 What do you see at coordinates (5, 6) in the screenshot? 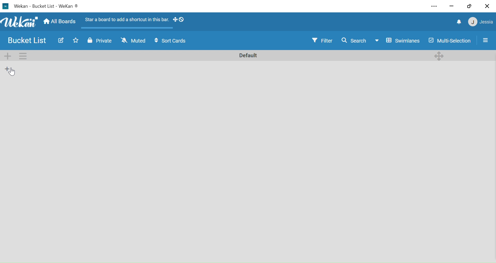
I see `Wekan Desktop icon` at bounding box center [5, 6].